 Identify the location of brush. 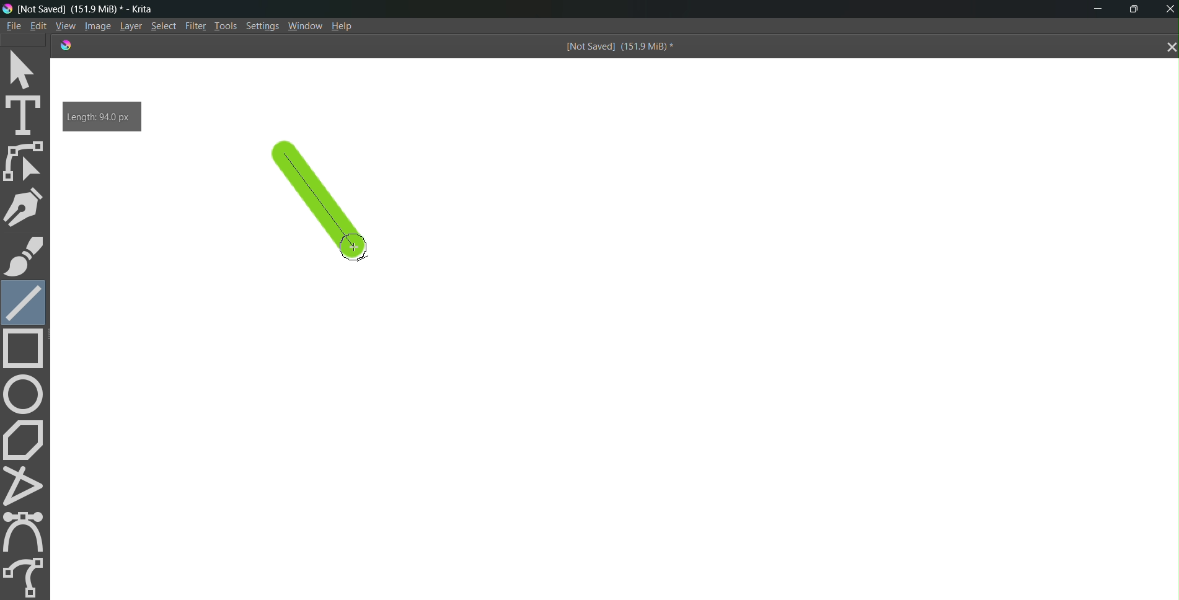
(24, 256).